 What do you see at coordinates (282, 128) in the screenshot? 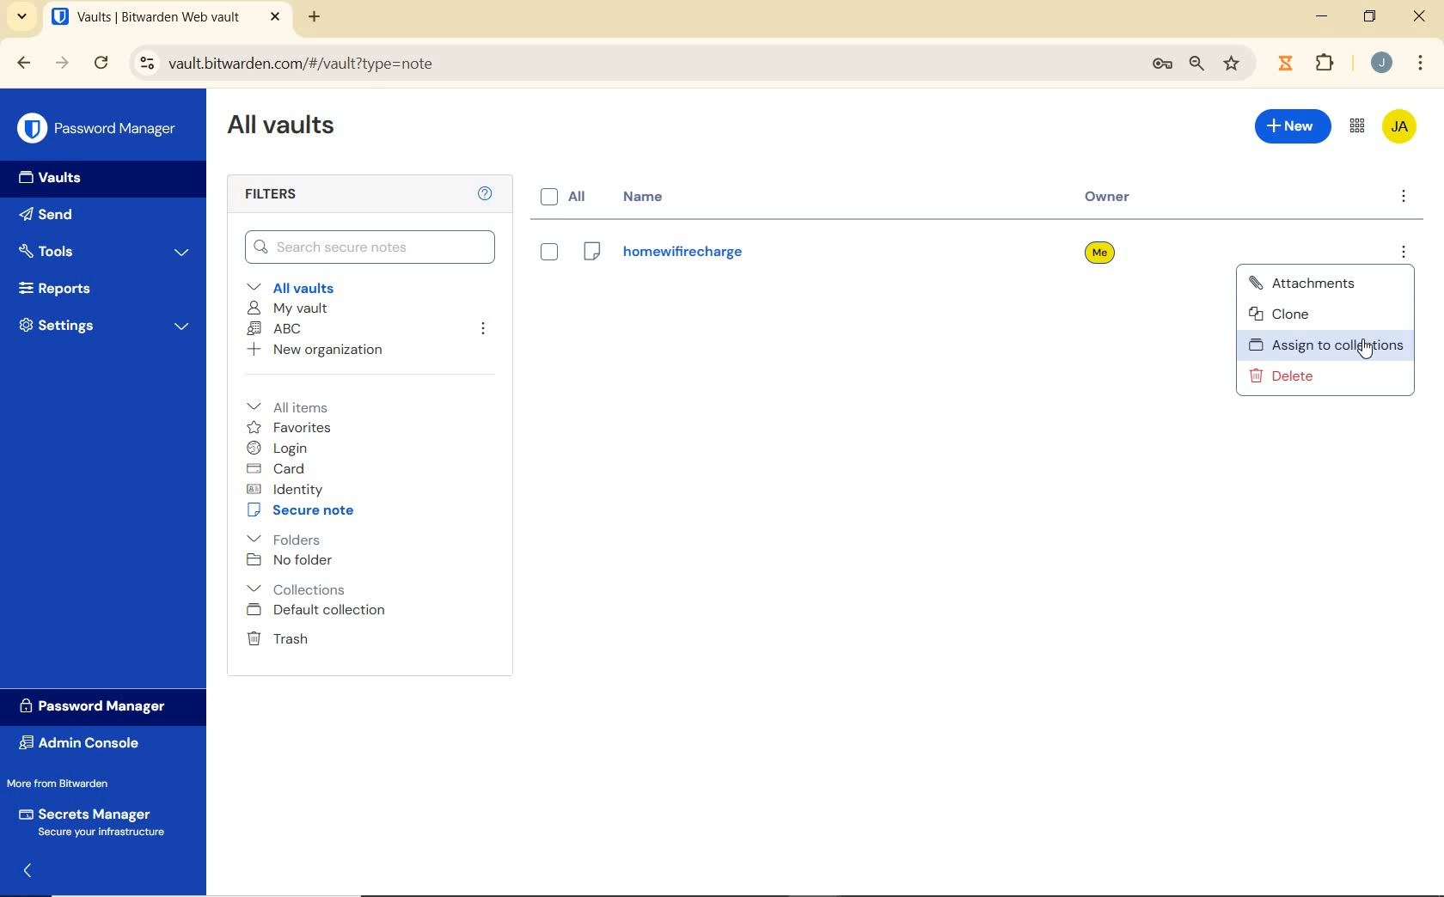
I see `All Vaults` at bounding box center [282, 128].